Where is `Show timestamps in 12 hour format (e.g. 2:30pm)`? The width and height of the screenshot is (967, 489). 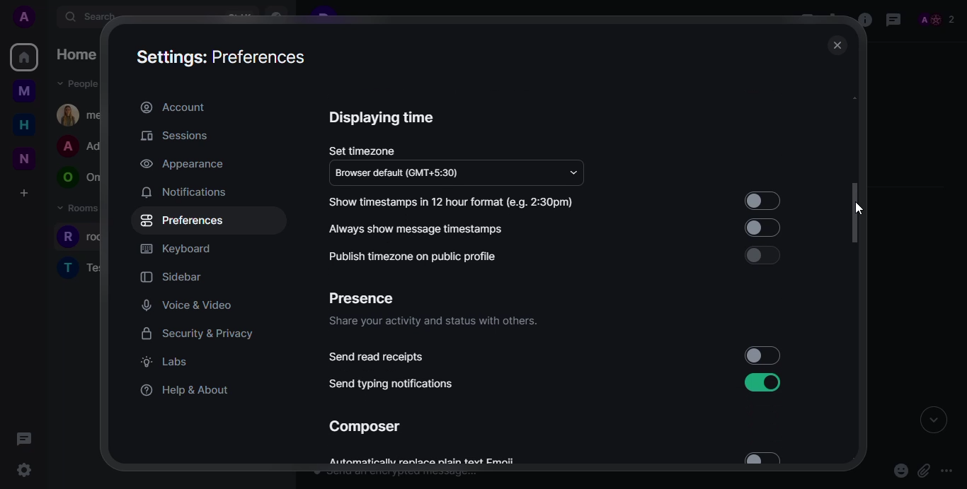
Show timestamps in 12 hour format (e.g. 2:30pm) is located at coordinates (457, 201).